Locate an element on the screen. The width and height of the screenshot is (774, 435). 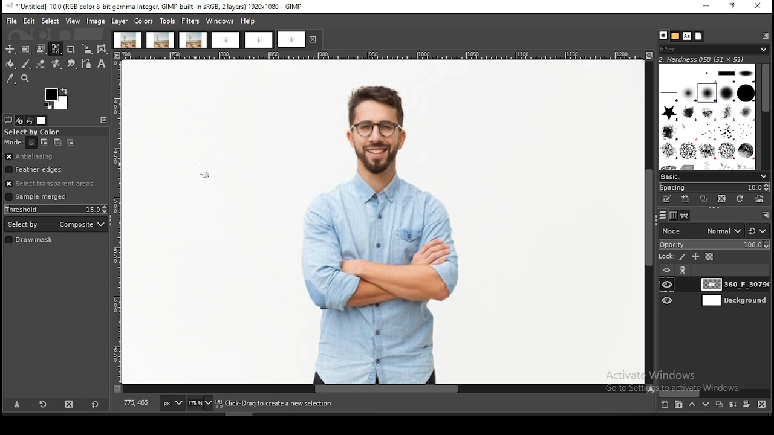
hardness 050 (51x51) is located at coordinates (702, 59).